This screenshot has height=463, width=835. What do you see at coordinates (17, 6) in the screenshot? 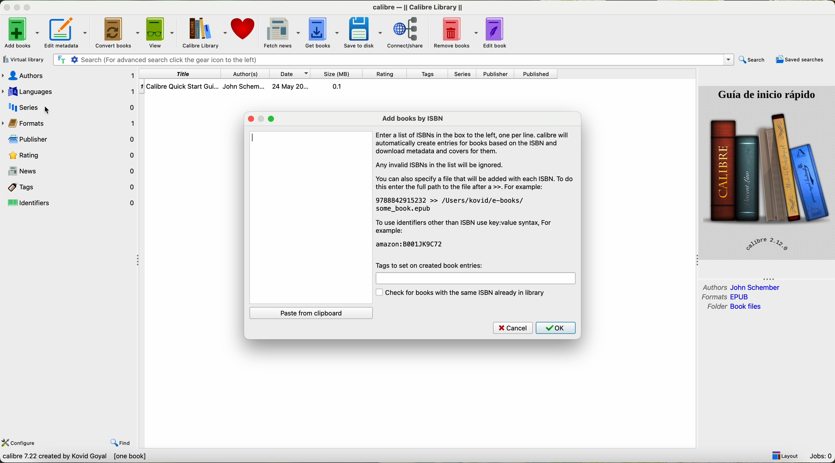
I see `disable buttons` at bounding box center [17, 6].